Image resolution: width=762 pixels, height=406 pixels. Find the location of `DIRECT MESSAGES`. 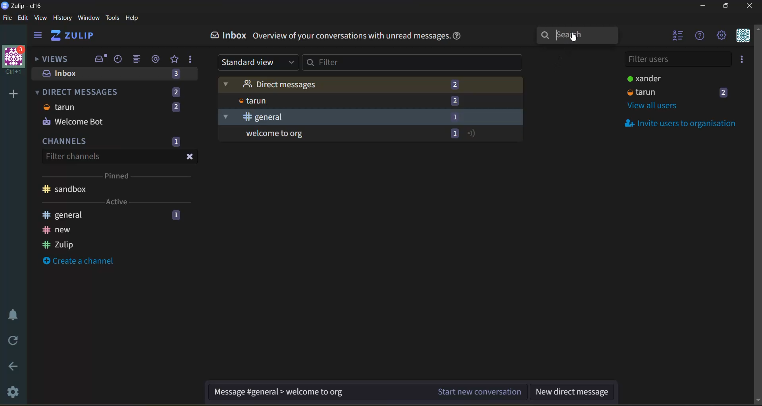

DIRECT MESSAGES is located at coordinates (78, 92).